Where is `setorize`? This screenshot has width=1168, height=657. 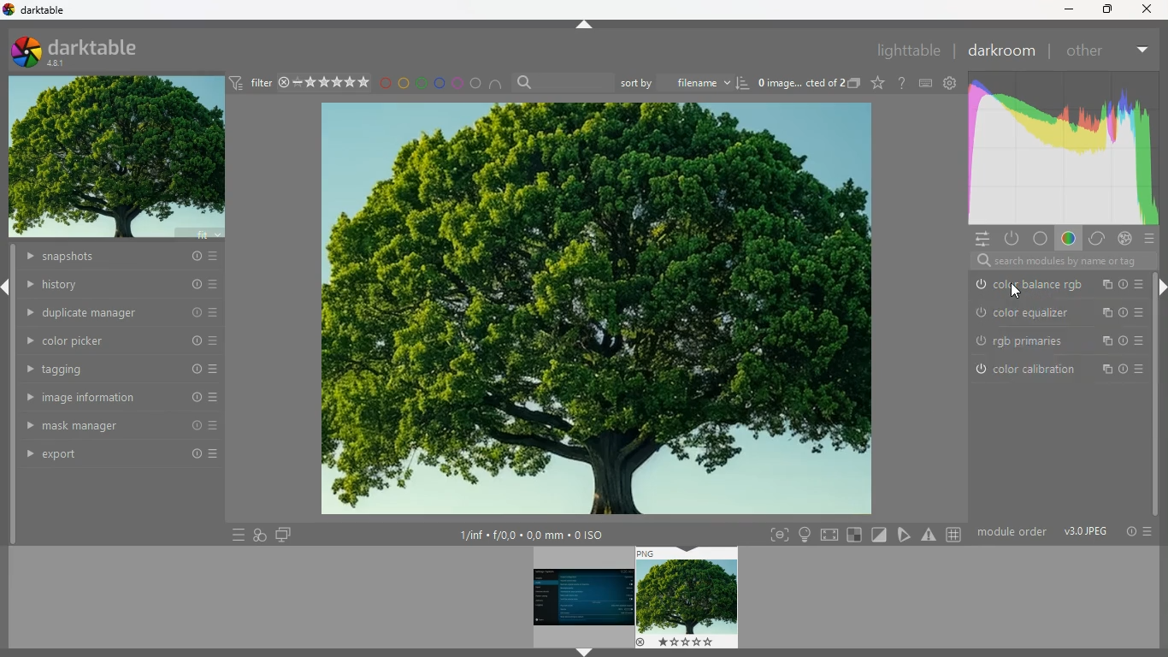 setorize is located at coordinates (856, 535).